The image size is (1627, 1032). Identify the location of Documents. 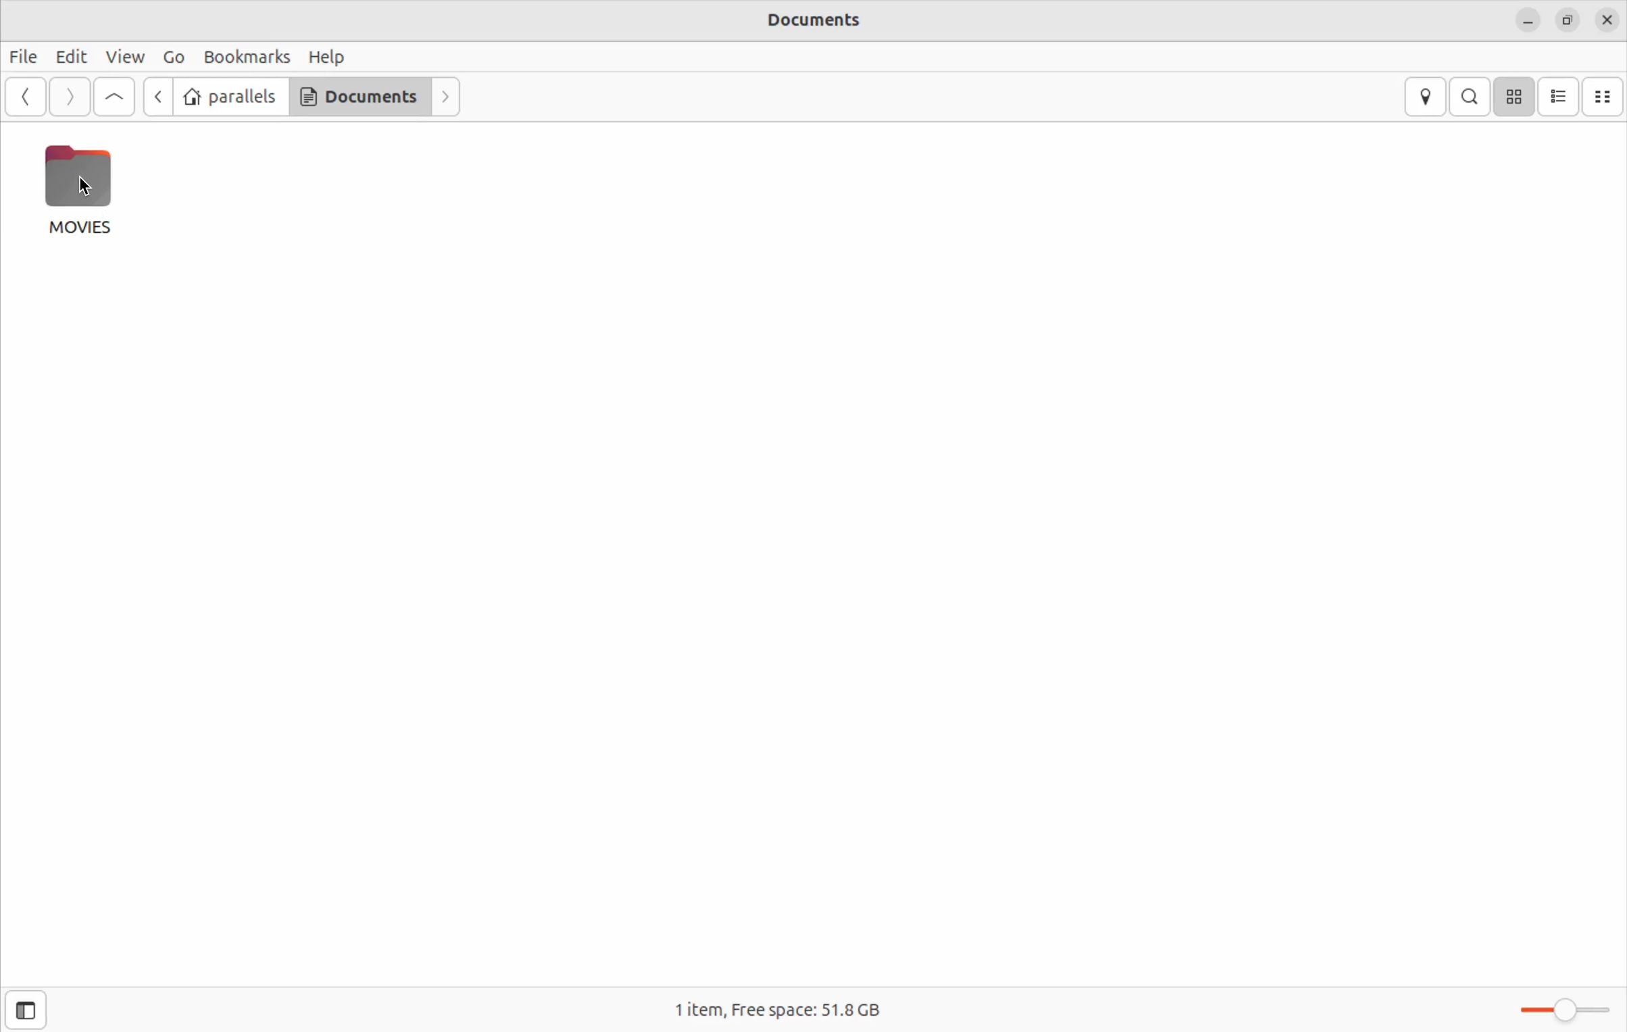
(359, 95).